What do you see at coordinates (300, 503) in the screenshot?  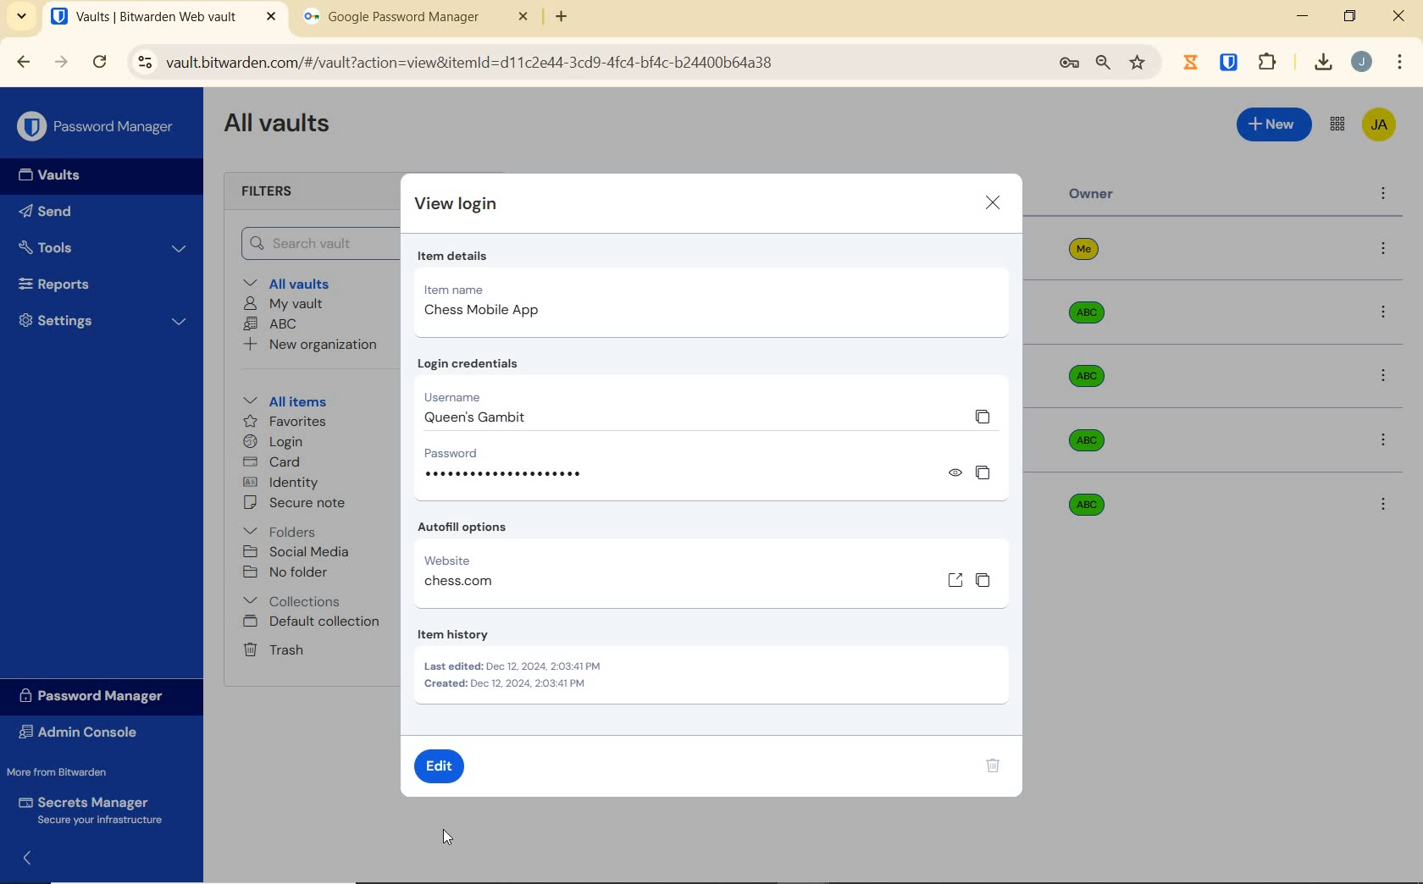 I see `secure note` at bounding box center [300, 503].